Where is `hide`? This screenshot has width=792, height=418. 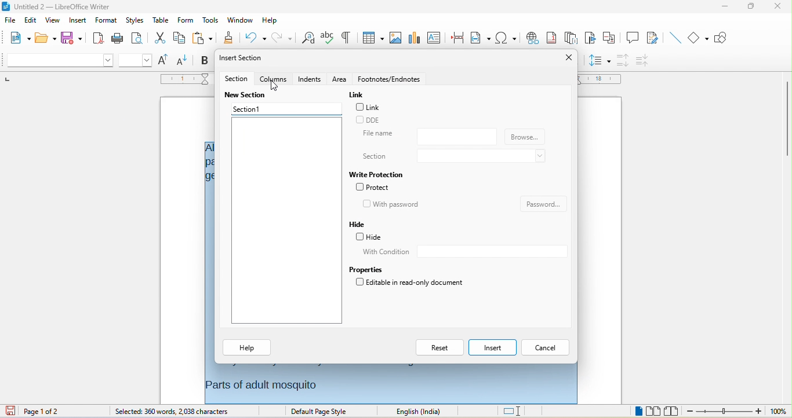
hide is located at coordinates (373, 236).